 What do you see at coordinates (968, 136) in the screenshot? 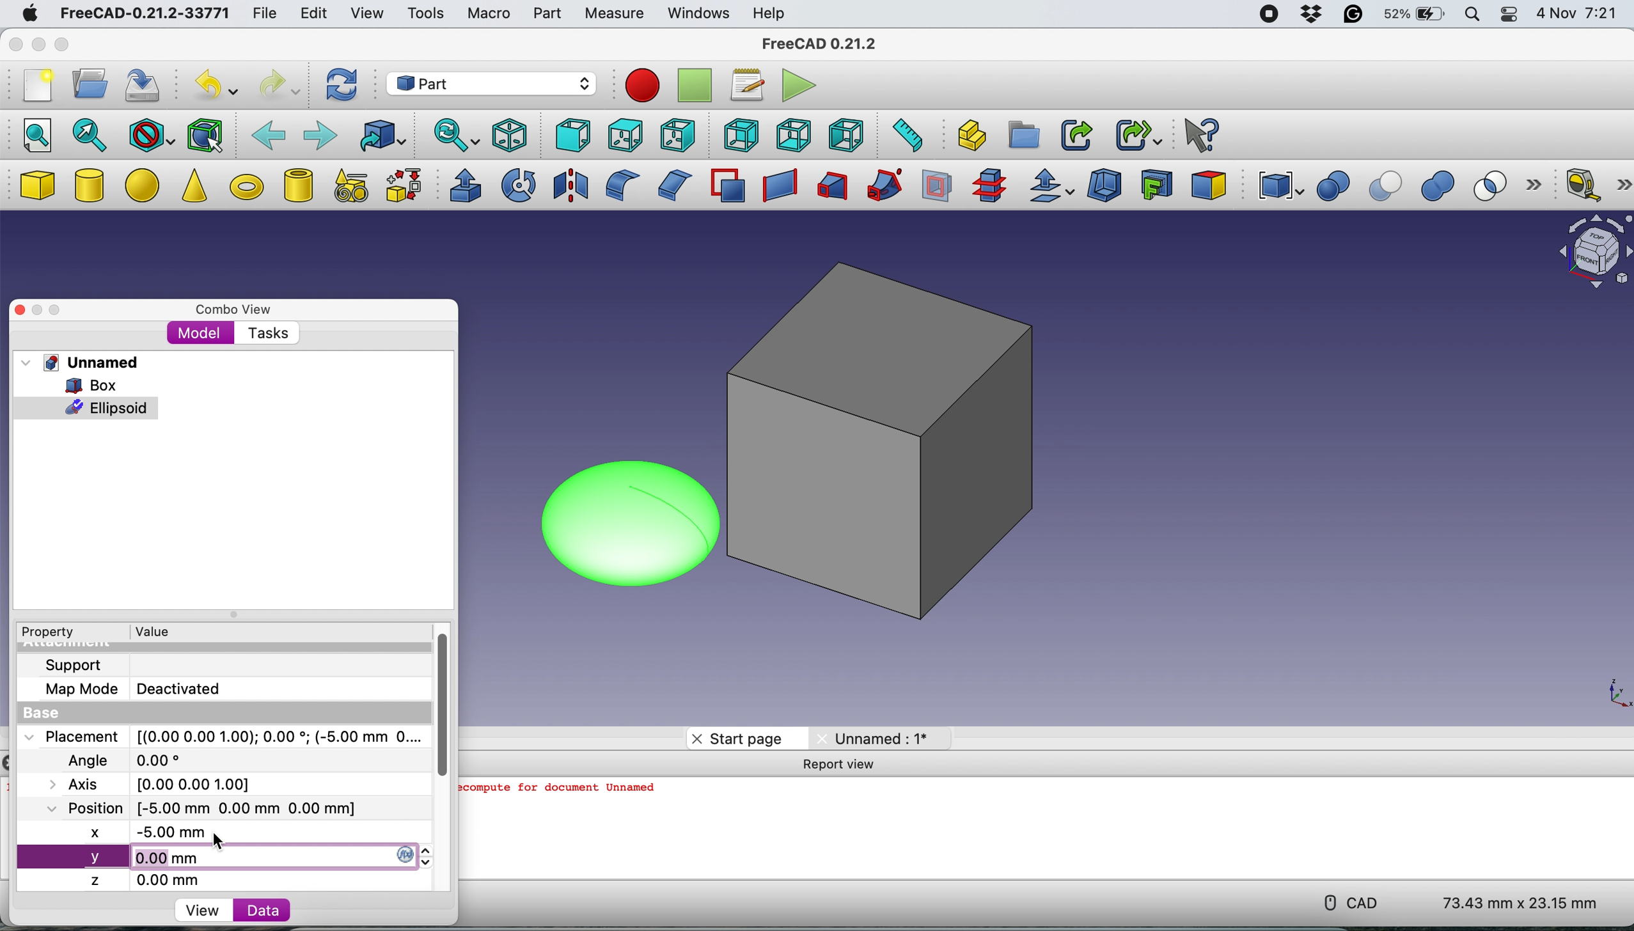
I see `create part` at bounding box center [968, 136].